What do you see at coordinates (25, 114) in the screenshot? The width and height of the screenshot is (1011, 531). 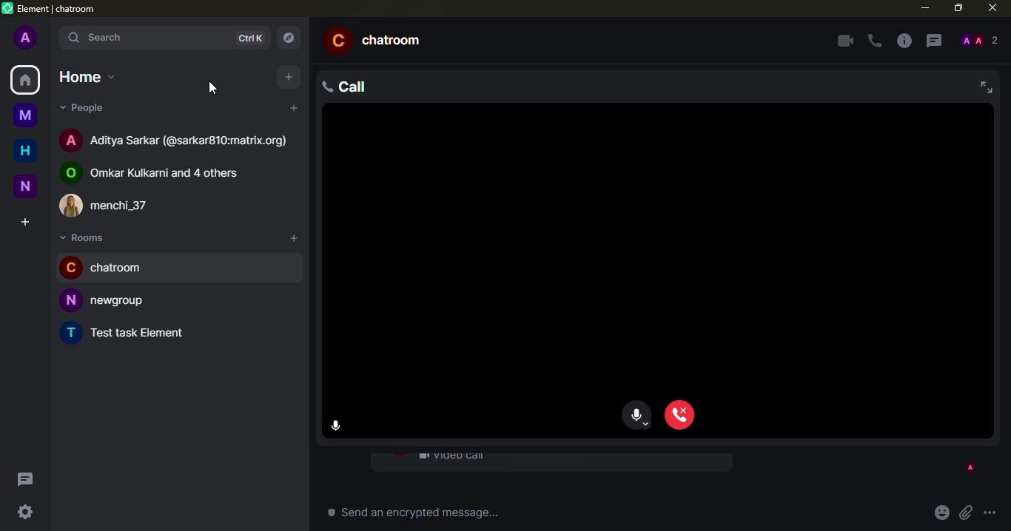 I see `myspace` at bounding box center [25, 114].